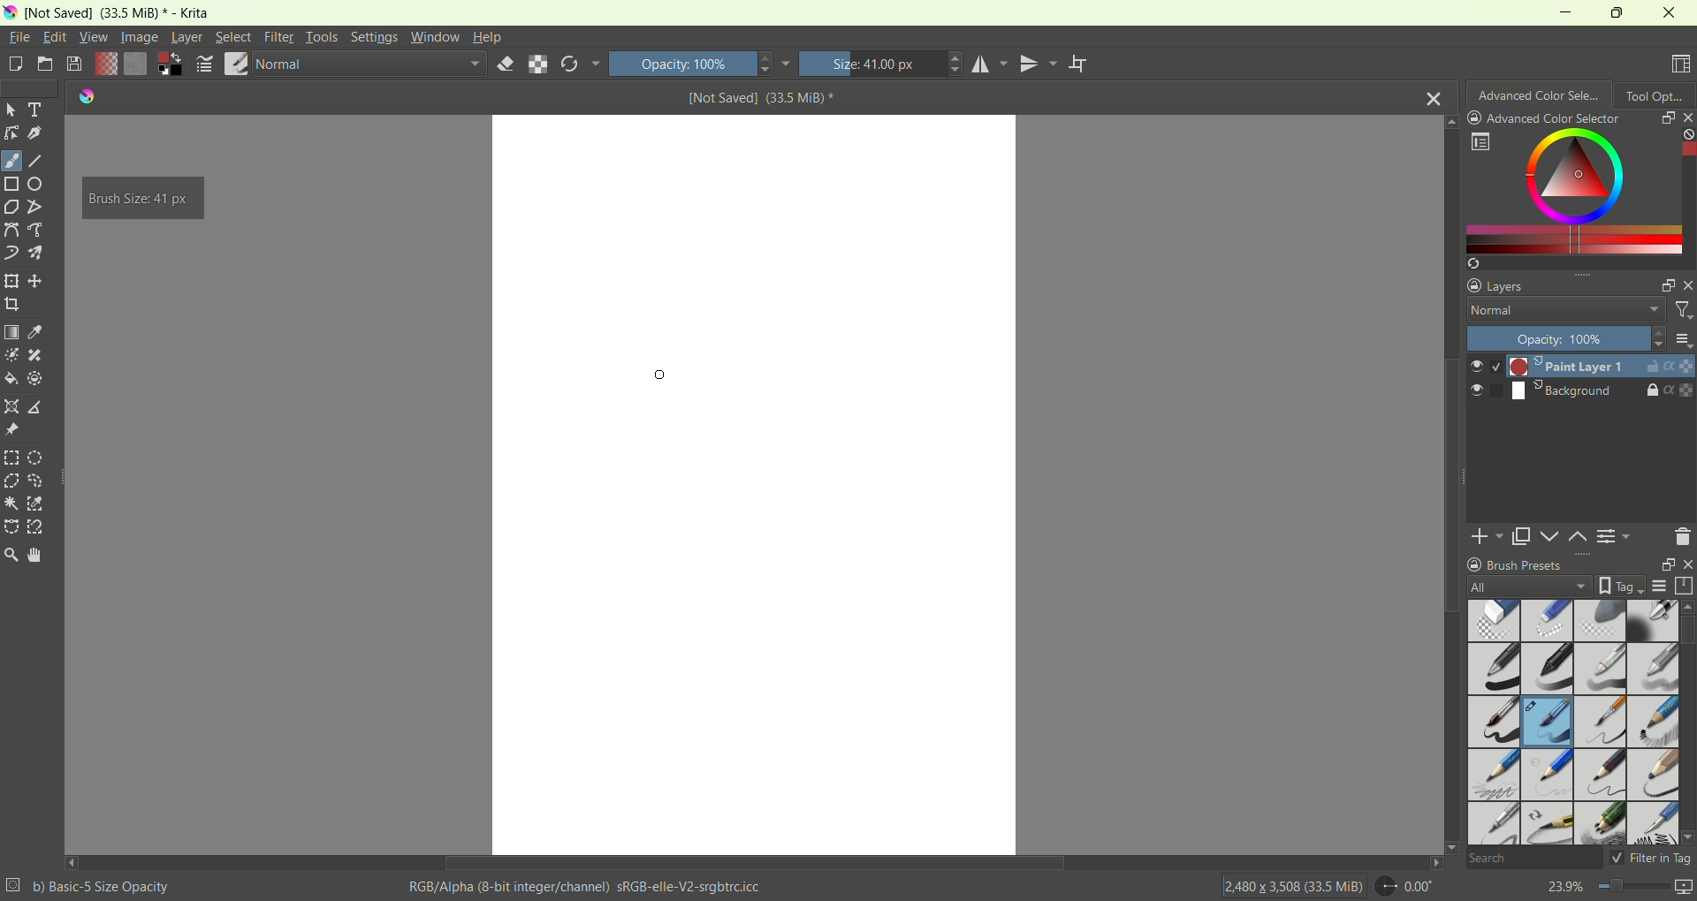  Describe the element at coordinates (11, 282) in the screenshot. I see `transform` at that location.